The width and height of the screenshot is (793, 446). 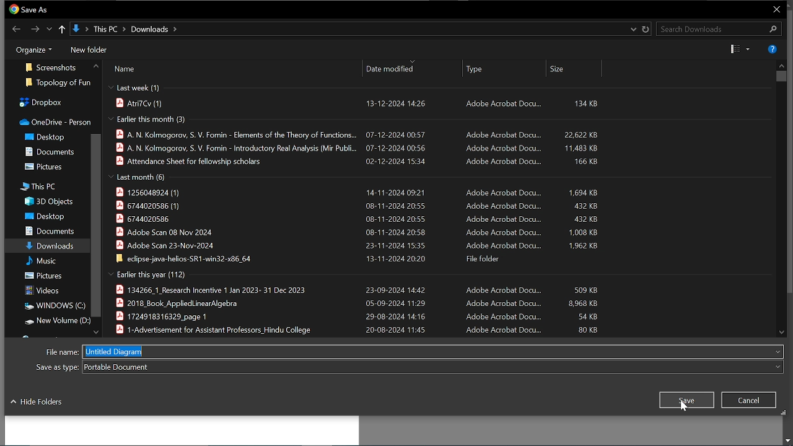 What do you see at coordinates (394, 317) in the screenshot?
I see `29-08-2024 14:16` at bounding box center [394, 317].